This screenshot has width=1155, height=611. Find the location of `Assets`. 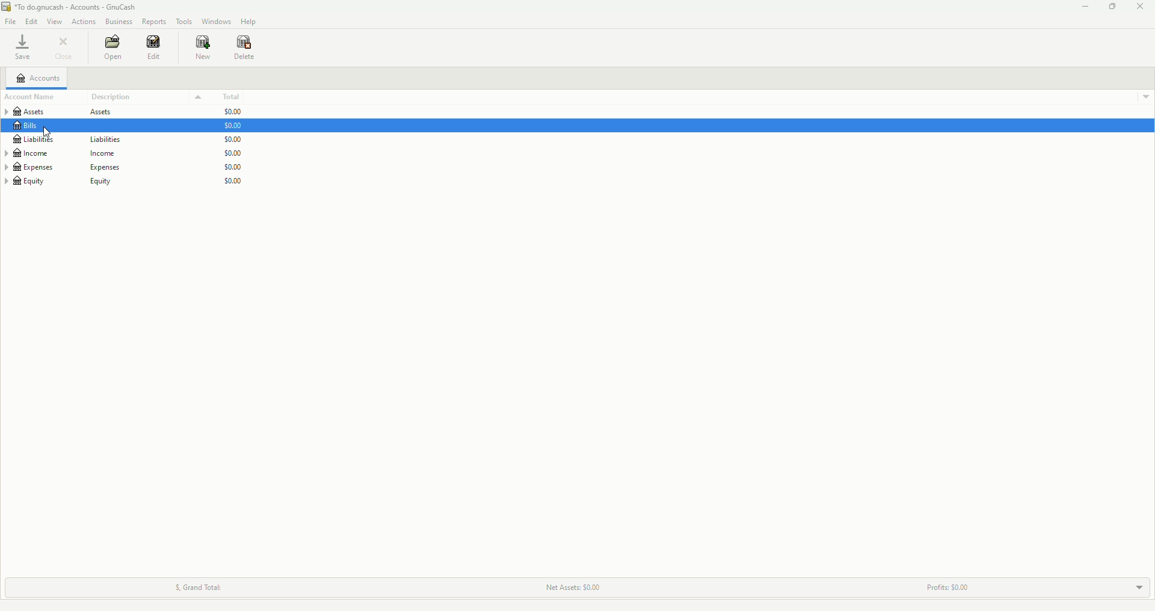

Assets is located at coordinates (68, 112).